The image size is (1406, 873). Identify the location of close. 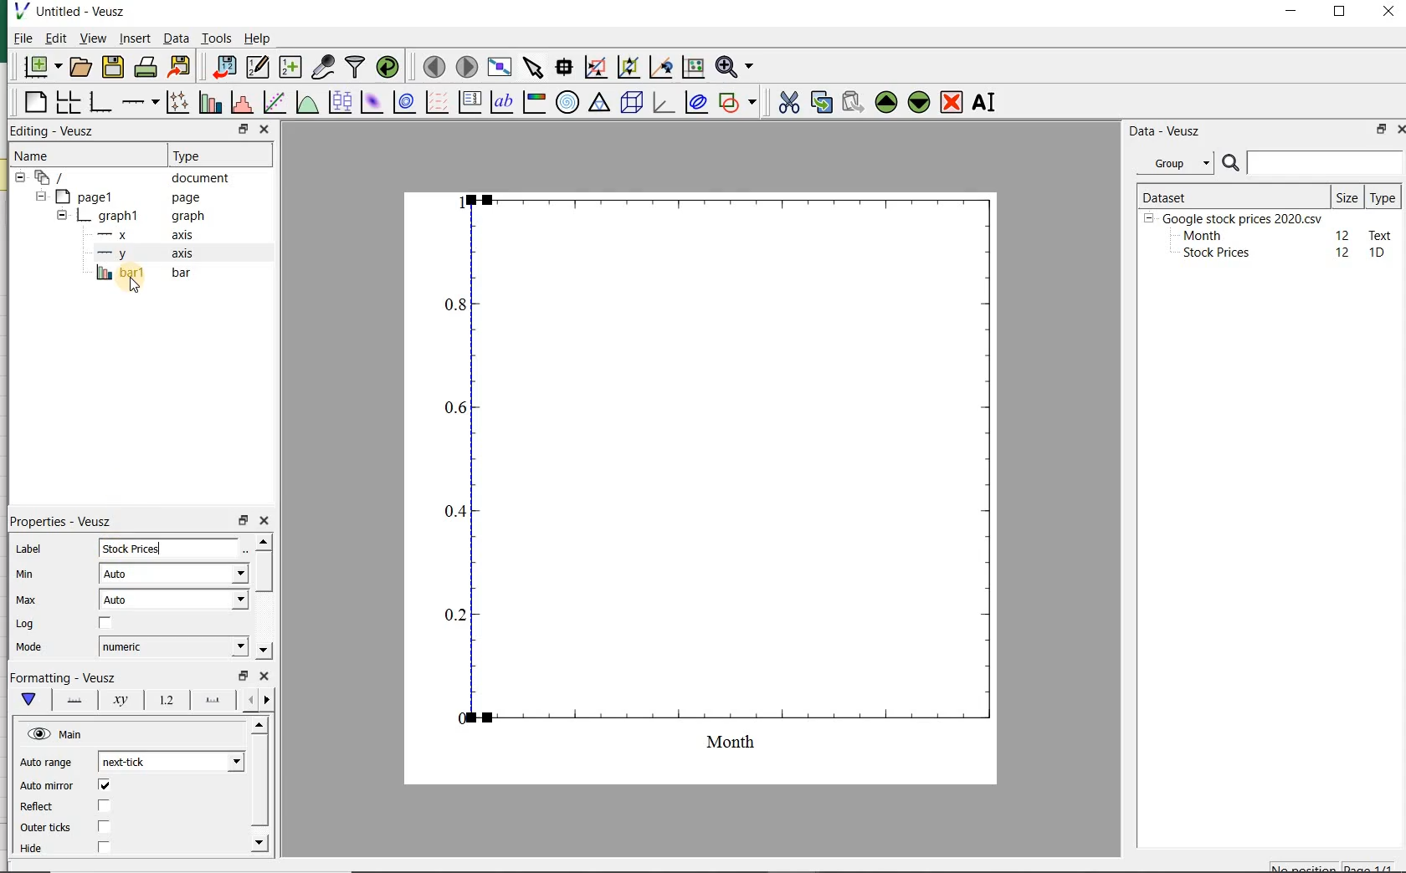
(265, 521).